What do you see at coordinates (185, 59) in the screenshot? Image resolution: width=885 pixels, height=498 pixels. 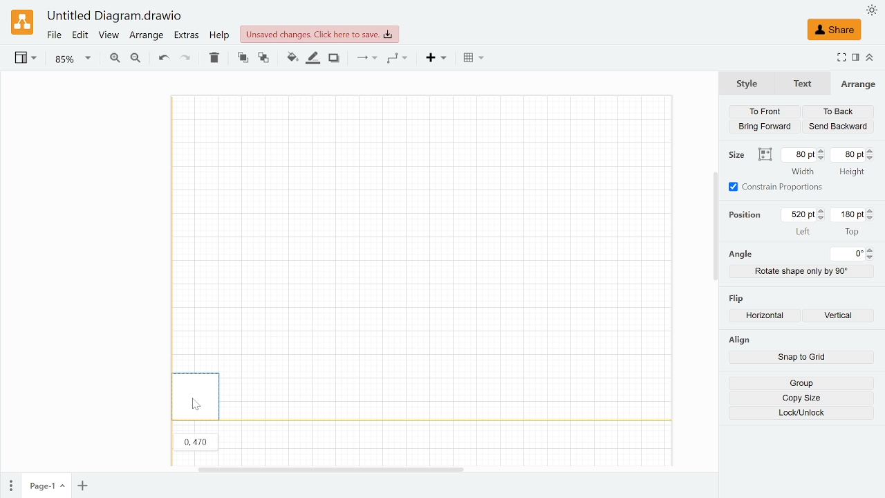 I see `Redo` at bounding box center [185, 59].